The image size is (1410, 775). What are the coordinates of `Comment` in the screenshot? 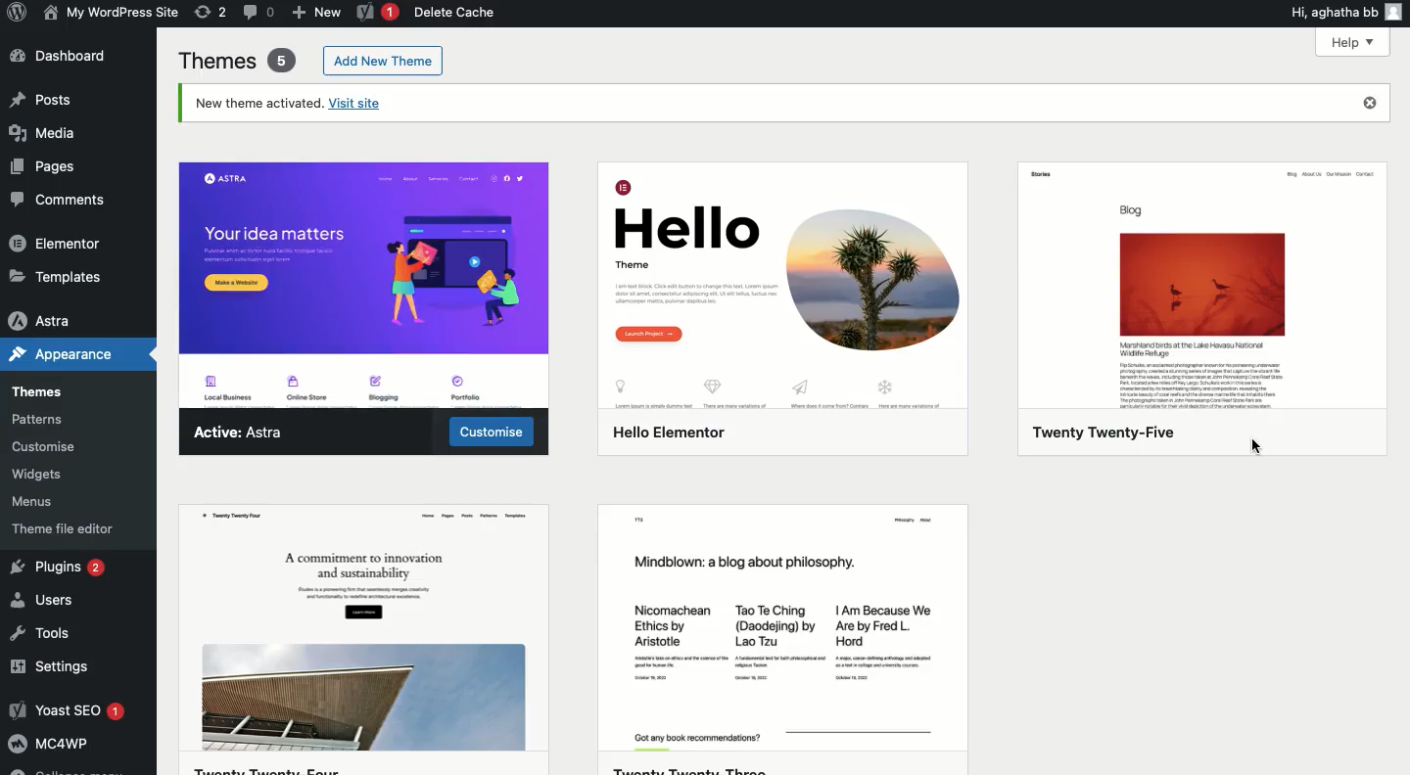 It's located at (59, 204).